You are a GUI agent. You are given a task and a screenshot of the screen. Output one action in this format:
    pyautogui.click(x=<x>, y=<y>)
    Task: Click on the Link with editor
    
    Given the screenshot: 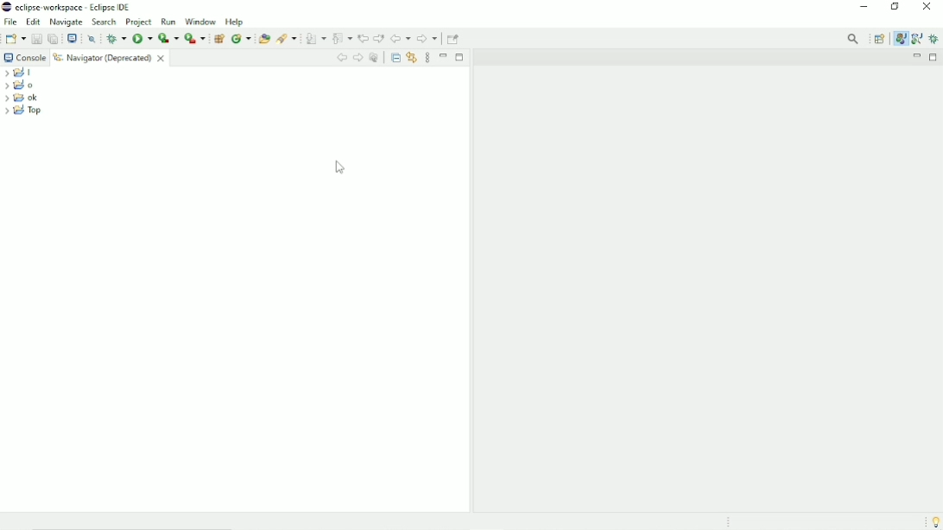 What is the action you would take?
    pyautogui.click(x=413, y=57)
    